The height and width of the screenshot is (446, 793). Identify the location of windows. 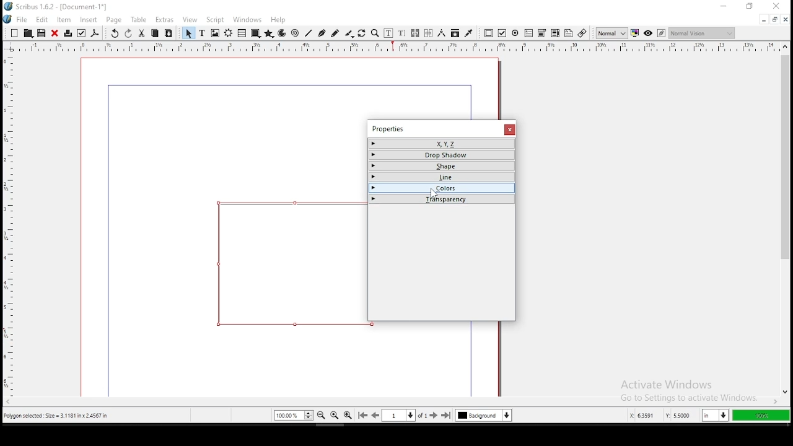
(247, 20).